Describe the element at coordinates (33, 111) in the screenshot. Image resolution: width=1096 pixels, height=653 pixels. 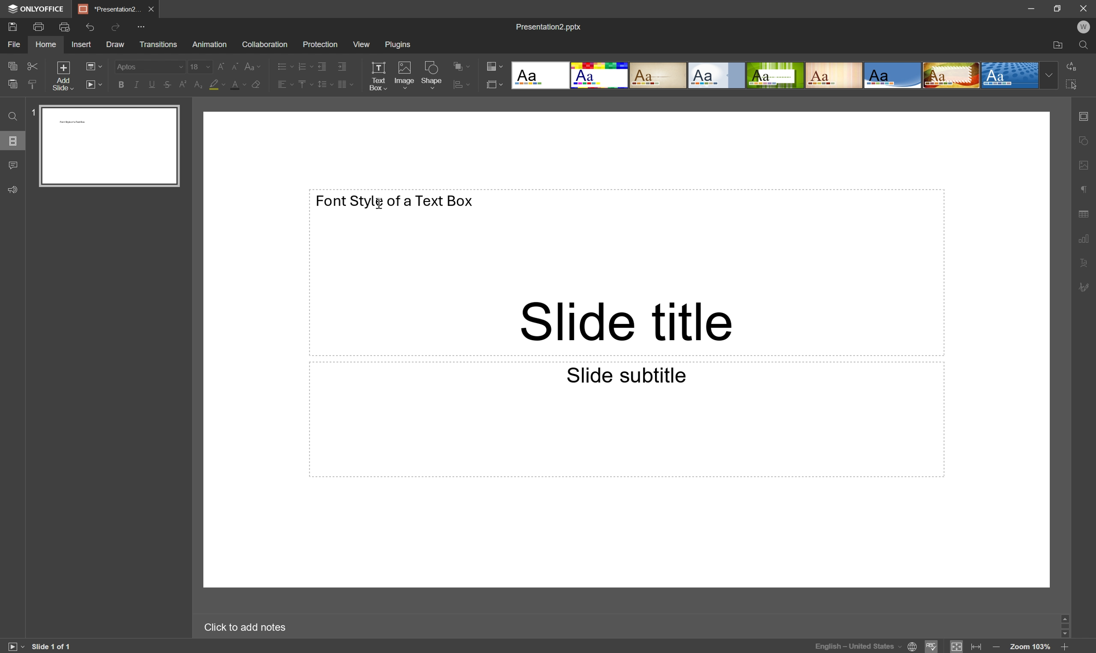
I see `1` at that location.